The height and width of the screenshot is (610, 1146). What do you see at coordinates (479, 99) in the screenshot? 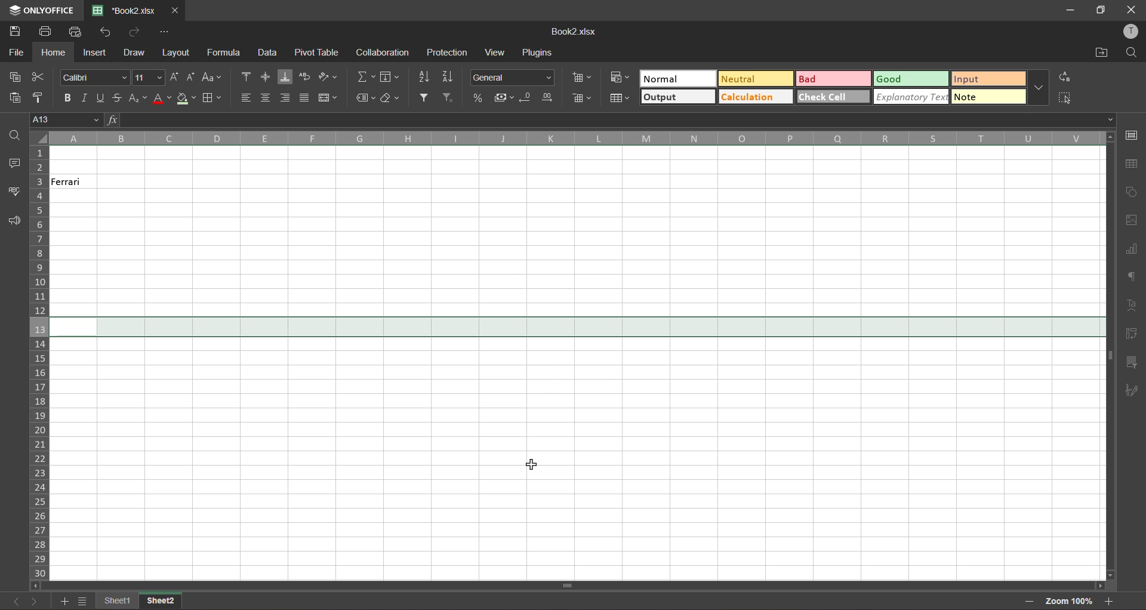
I see `percent` at bounding box center [479, 99].